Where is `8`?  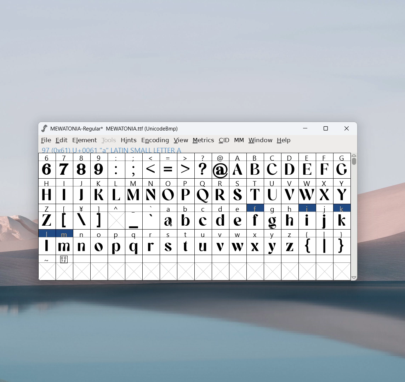 8 is located at coordinates (81, 166).